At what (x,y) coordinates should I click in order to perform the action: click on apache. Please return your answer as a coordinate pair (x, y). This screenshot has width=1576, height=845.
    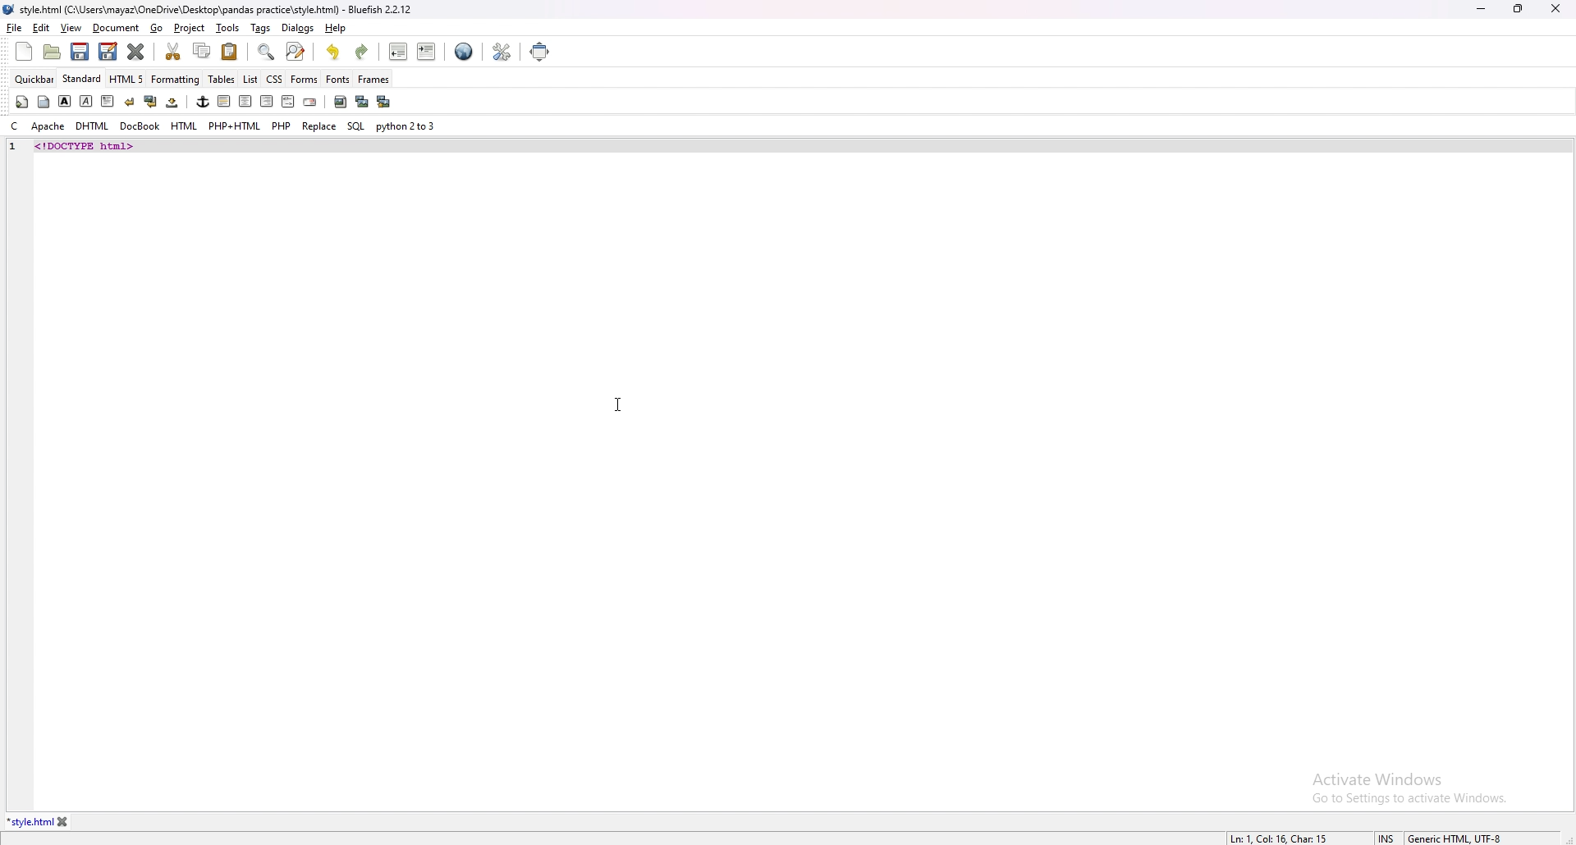
    Looking at the image, I should click on (48, 126).